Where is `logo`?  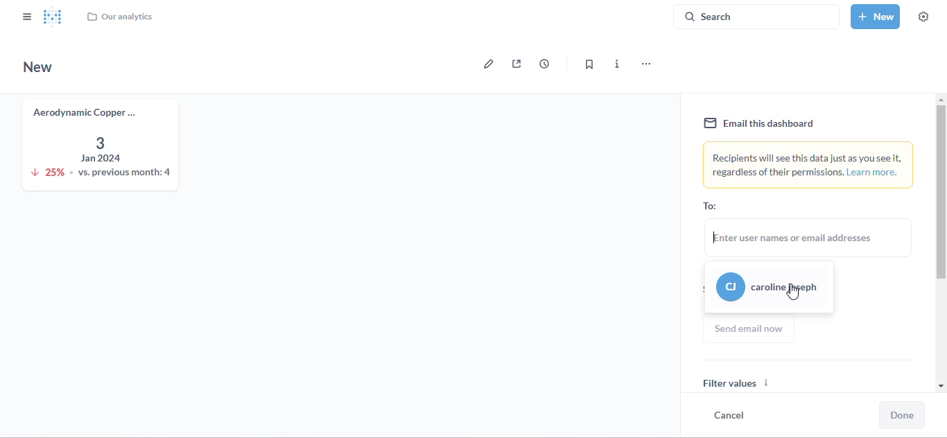
logo is located at coordinates (53, 16).